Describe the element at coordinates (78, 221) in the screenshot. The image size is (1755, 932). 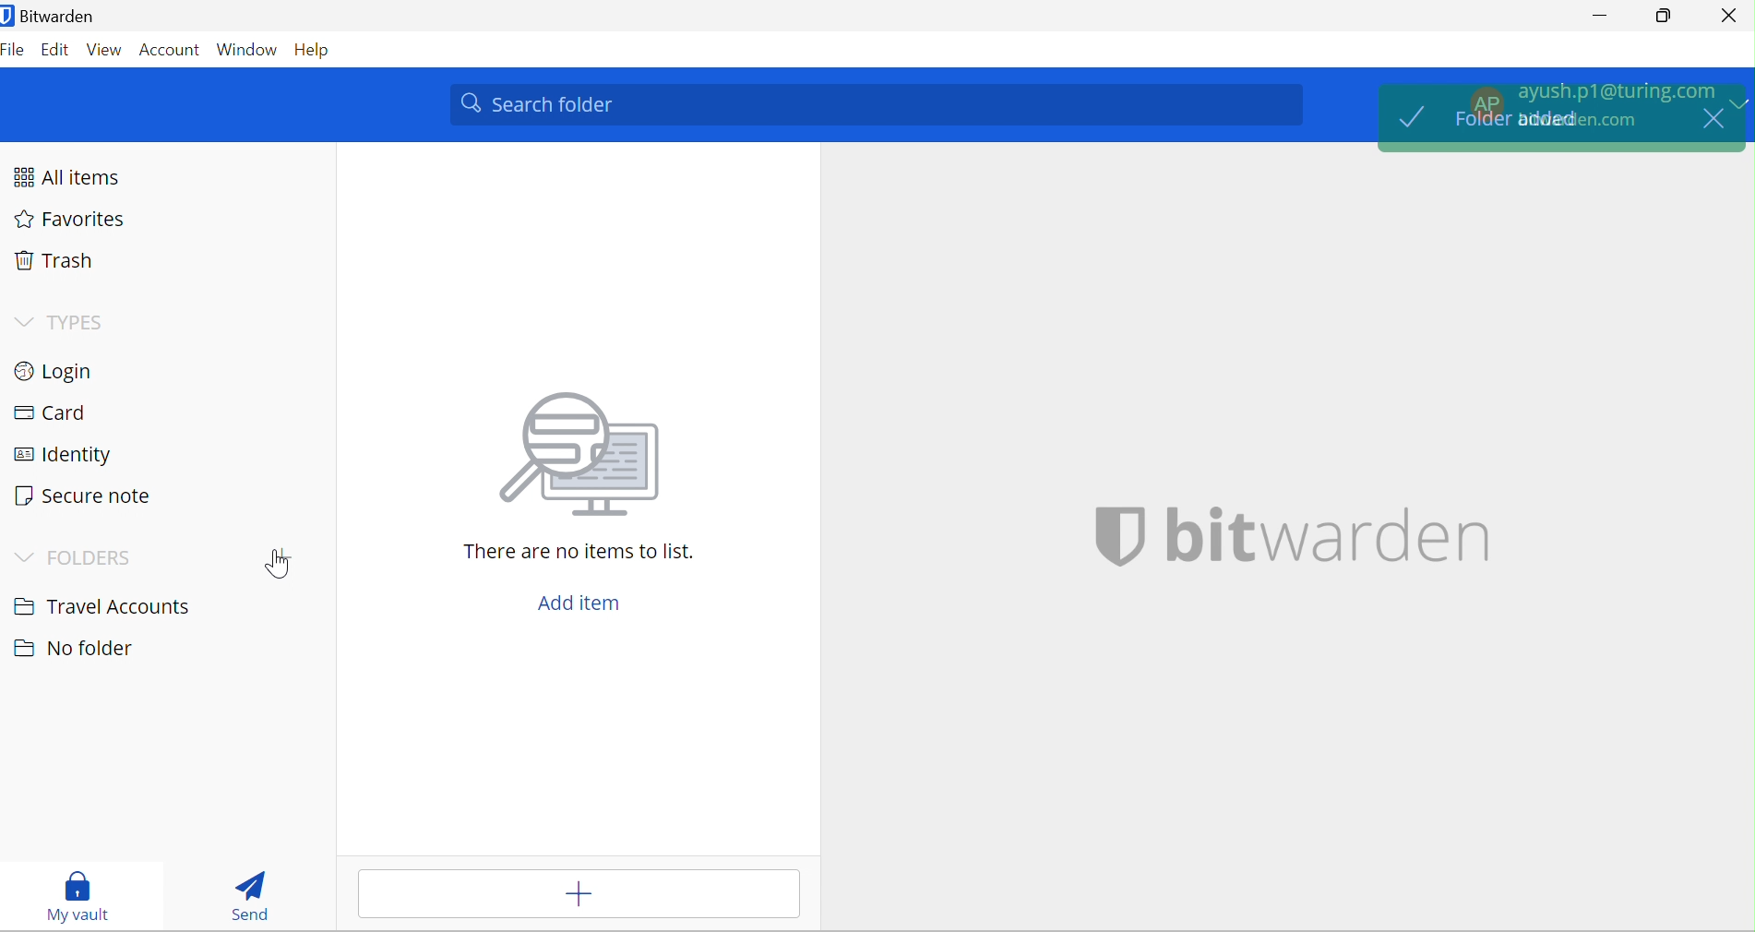
I see `Favorites` at that location.